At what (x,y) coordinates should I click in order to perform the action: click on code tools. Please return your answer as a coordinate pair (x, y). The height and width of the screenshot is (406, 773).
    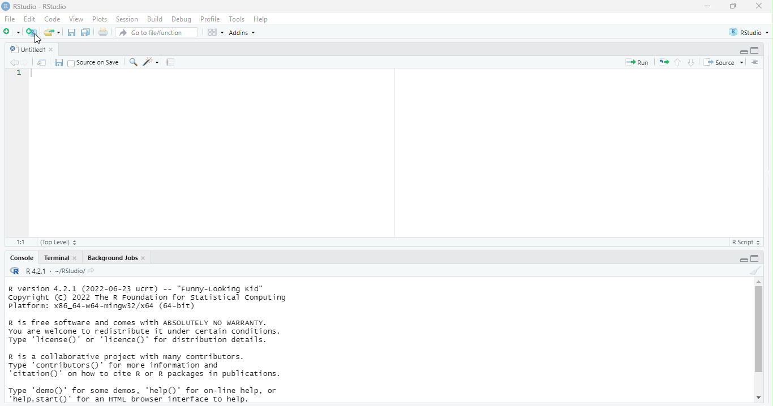
    Looking at the image, I should click on (151, 62).